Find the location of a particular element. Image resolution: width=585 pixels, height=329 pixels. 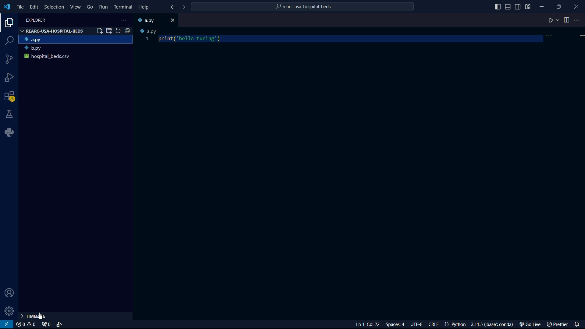

open folder is located at coordinates (110, 30).